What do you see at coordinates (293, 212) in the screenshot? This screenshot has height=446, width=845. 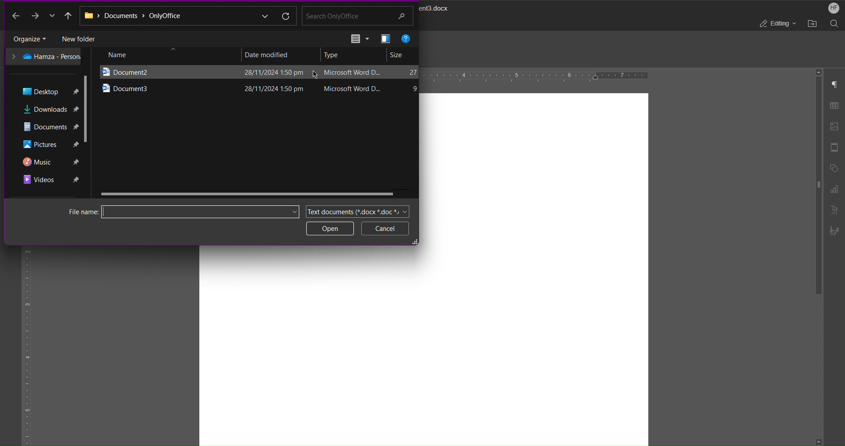 I see `More files names` at bounding box center [293, 212].